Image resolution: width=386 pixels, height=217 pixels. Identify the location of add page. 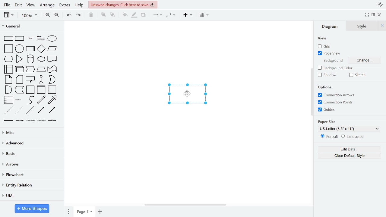
(100, 211).